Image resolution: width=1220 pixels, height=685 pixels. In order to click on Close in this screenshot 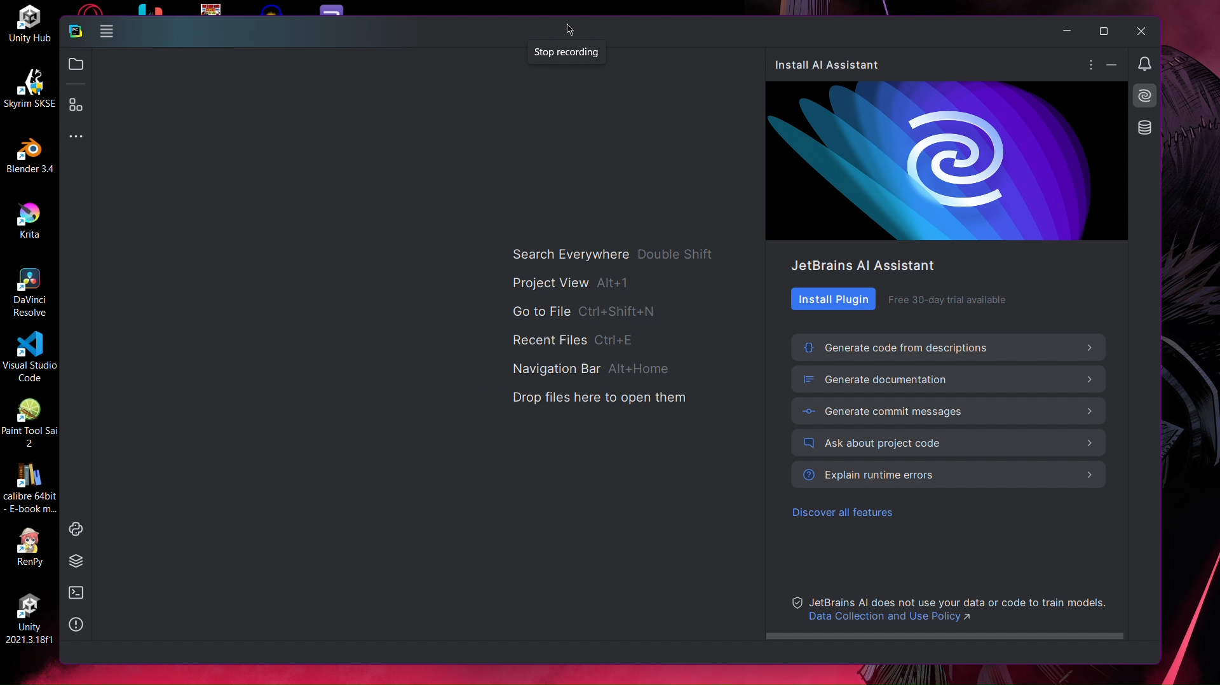, I will do `click(1141, 31)`.